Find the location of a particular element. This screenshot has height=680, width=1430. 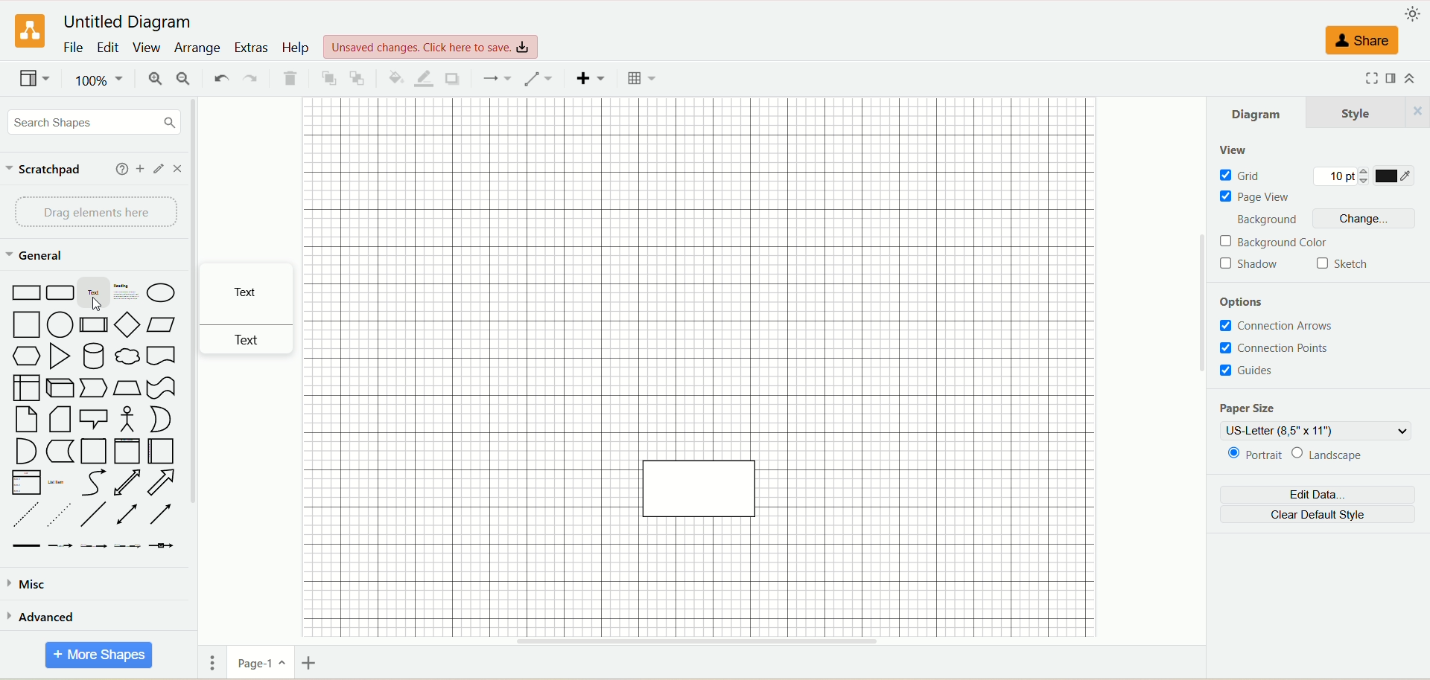

appearance is located at coordinates (1415, 13).